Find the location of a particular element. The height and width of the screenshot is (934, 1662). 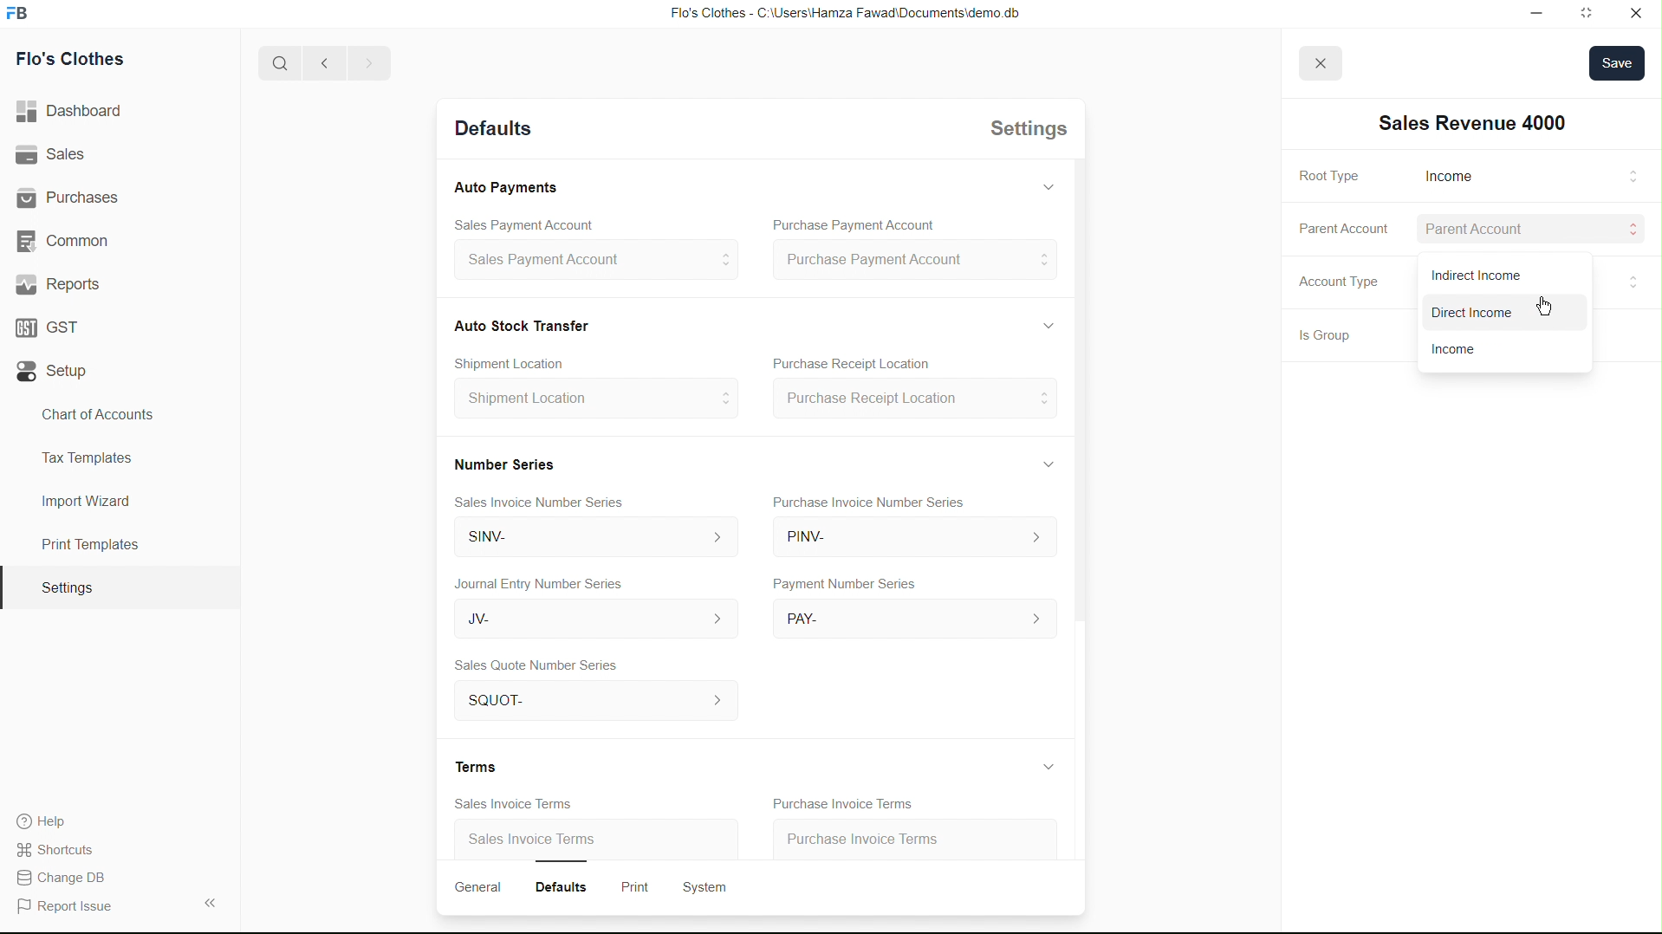

Purchase Receipt Location is located at coordinates (912, 400).